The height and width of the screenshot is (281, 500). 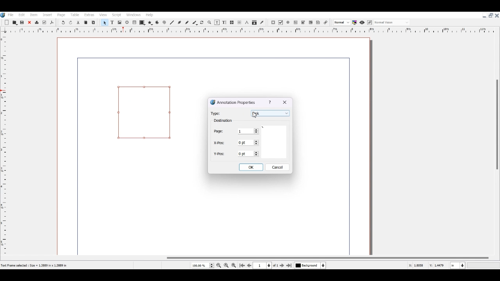 I want to click on Delete, so click(x=36, y=23).